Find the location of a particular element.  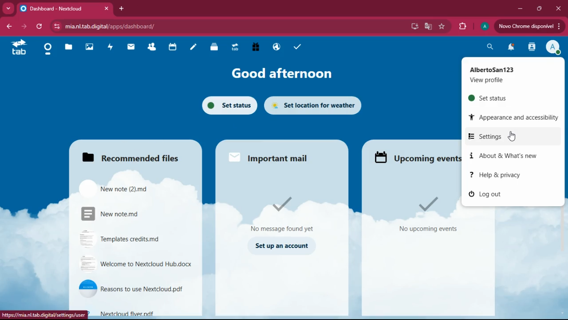

notifications is located at coordinates (510, 48).